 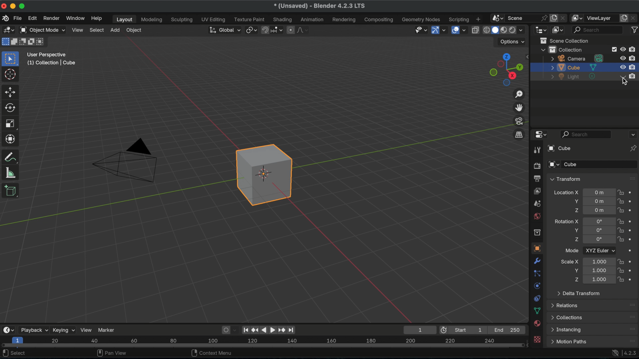 I want to click on fast forwards, so click(x=281, y=331).